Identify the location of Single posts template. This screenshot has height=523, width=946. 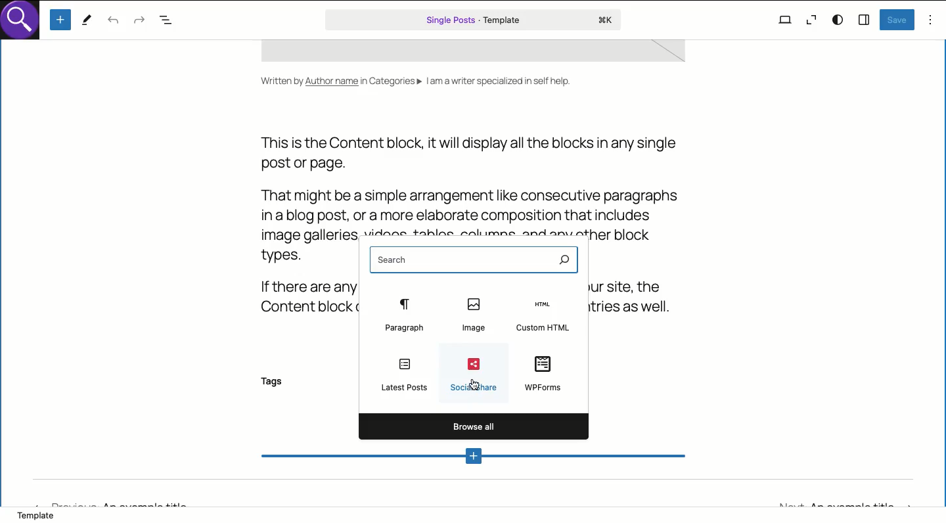
(474, 20).